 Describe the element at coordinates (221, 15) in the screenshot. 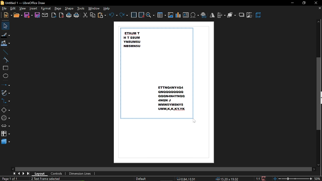

I see `align` at that location.